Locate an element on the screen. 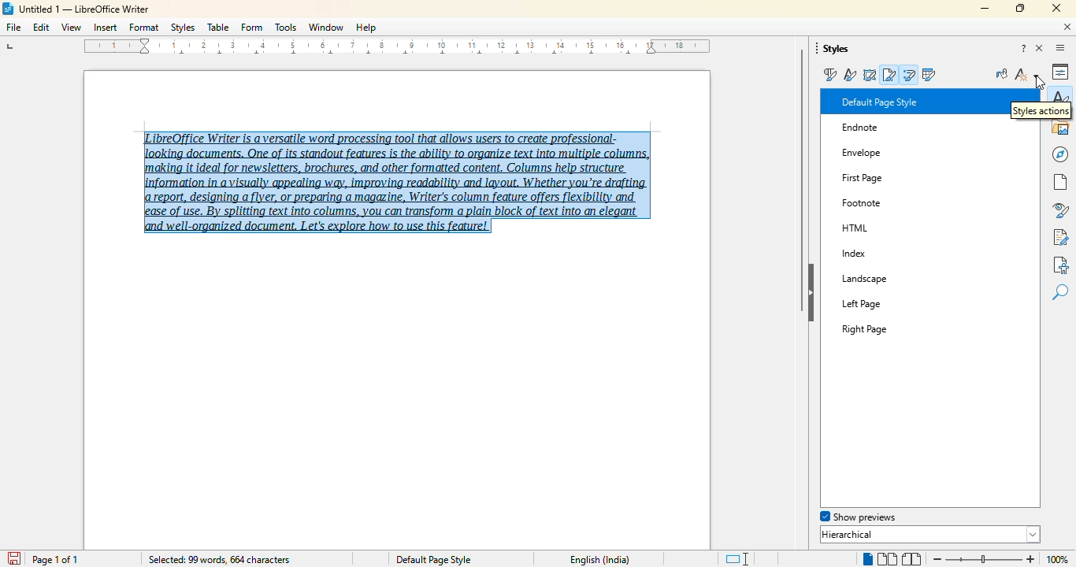 This screenshot has height=567, width=1076. character styles is located at coordinates (851, 75).